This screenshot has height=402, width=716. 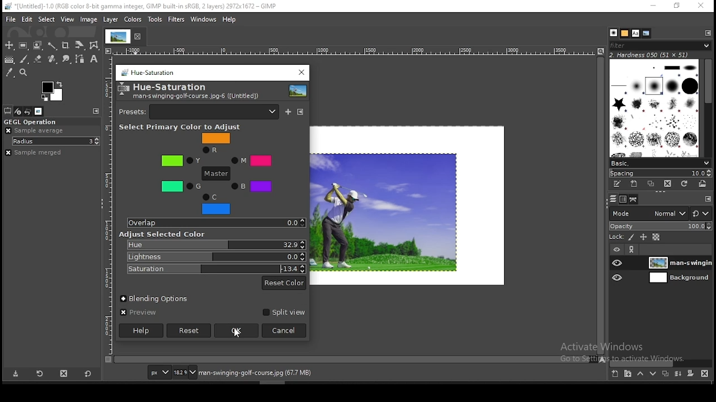 What do you see at coordinates (285, 330) in the screenshot?
I see `cancel` at bounding box center [285, 330].